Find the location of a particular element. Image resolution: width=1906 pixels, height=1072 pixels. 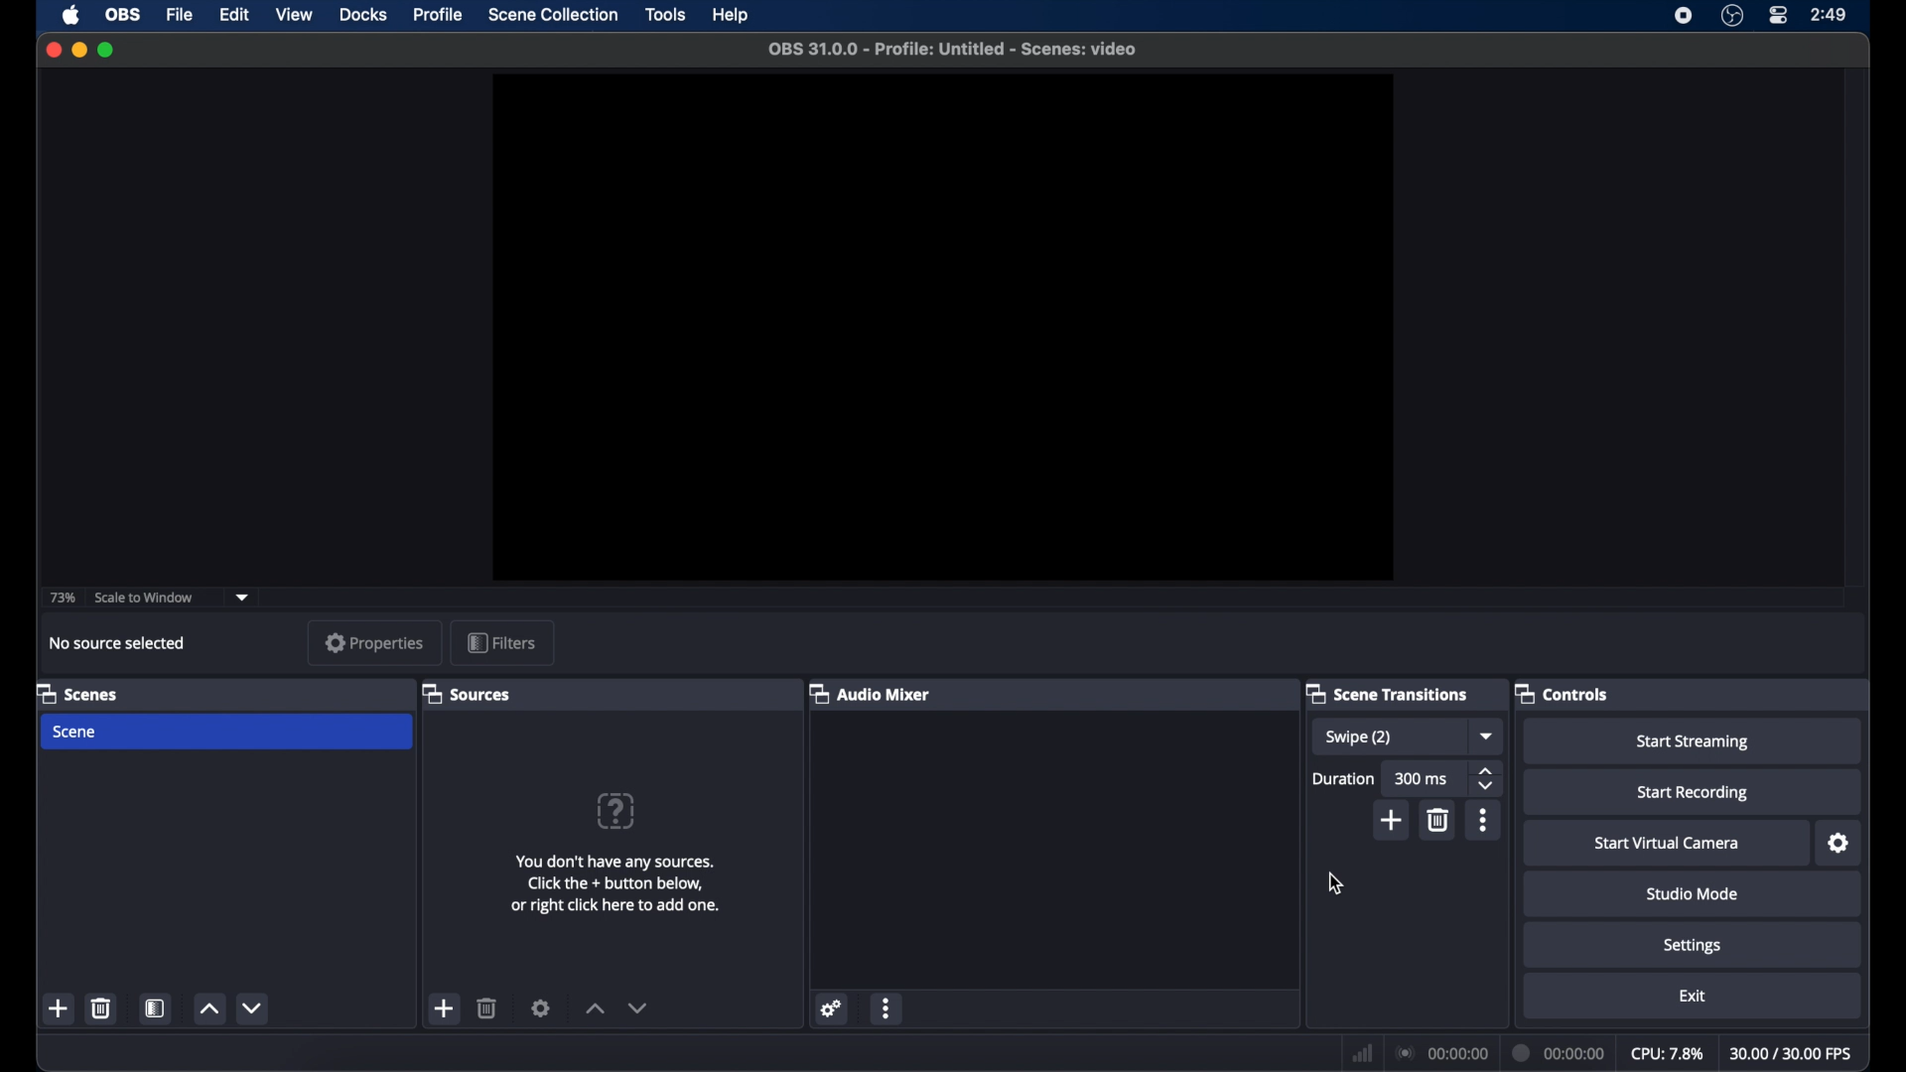

increment is located at coordinates (208, 1009).